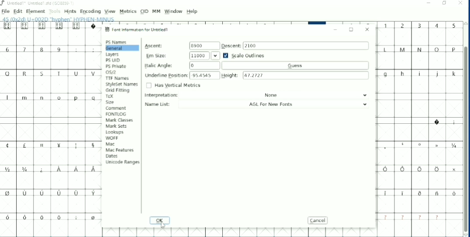 This screenshot has height=237, width=470. What do you see at coordinates (120, 120) in the screenshot?
I see `Mark Classes` at bounding box center [120, 120].